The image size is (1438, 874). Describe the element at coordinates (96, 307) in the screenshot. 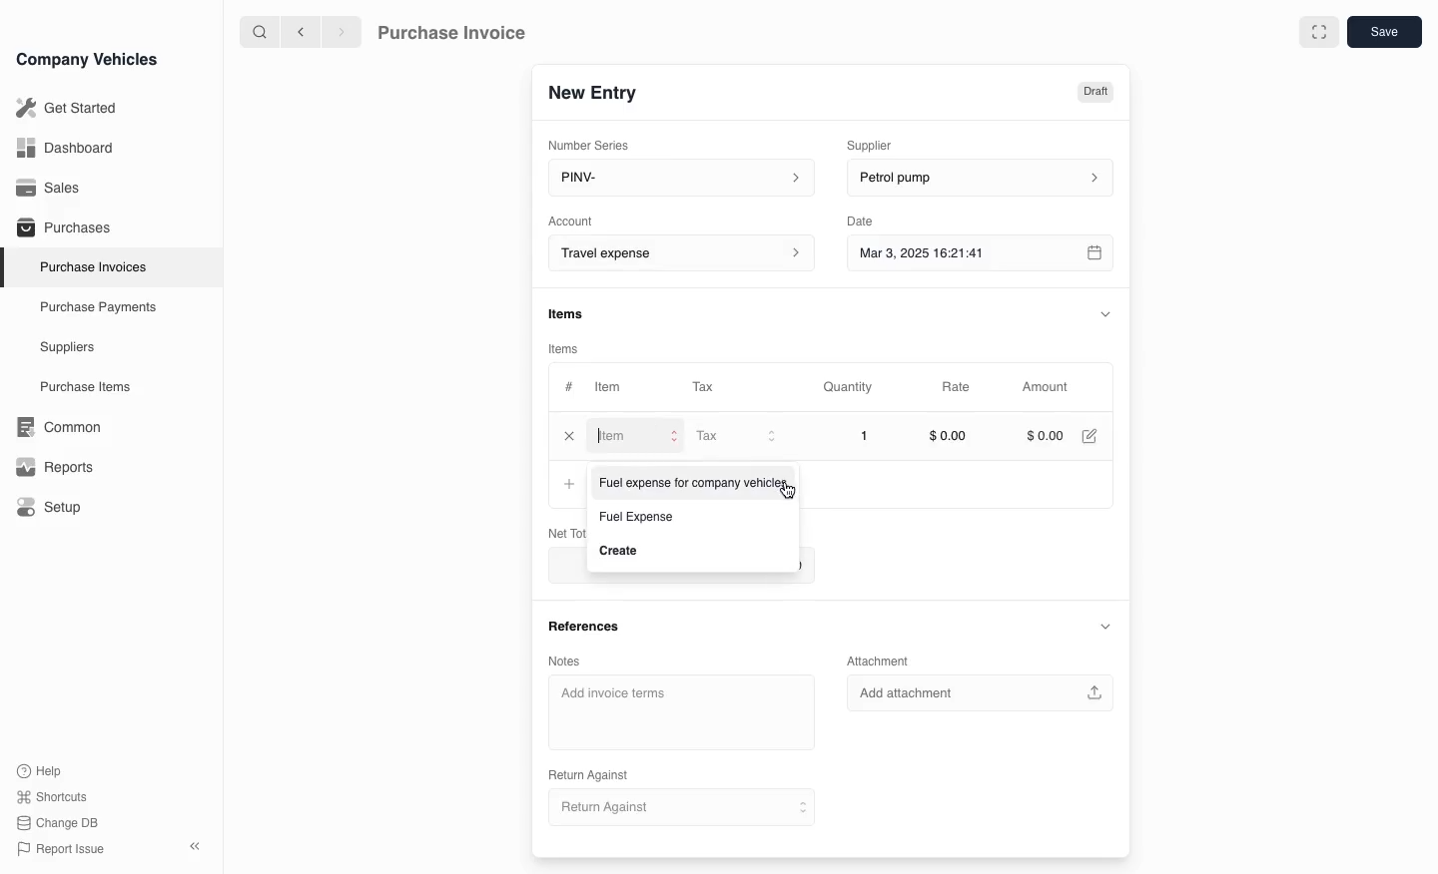

I see `Purchase Payments` at that location.